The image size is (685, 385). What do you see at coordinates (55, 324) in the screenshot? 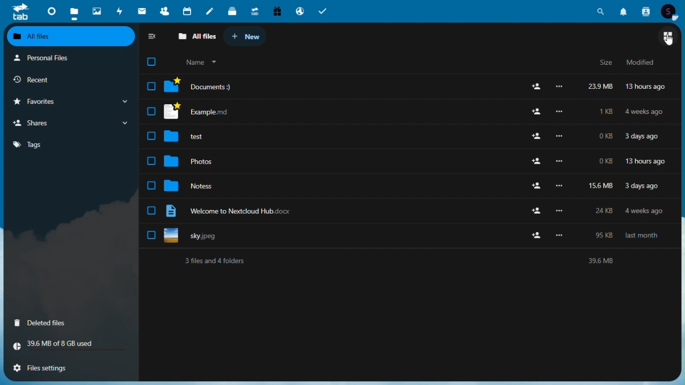
I see `deleted files` at bounding box center [55, 324].